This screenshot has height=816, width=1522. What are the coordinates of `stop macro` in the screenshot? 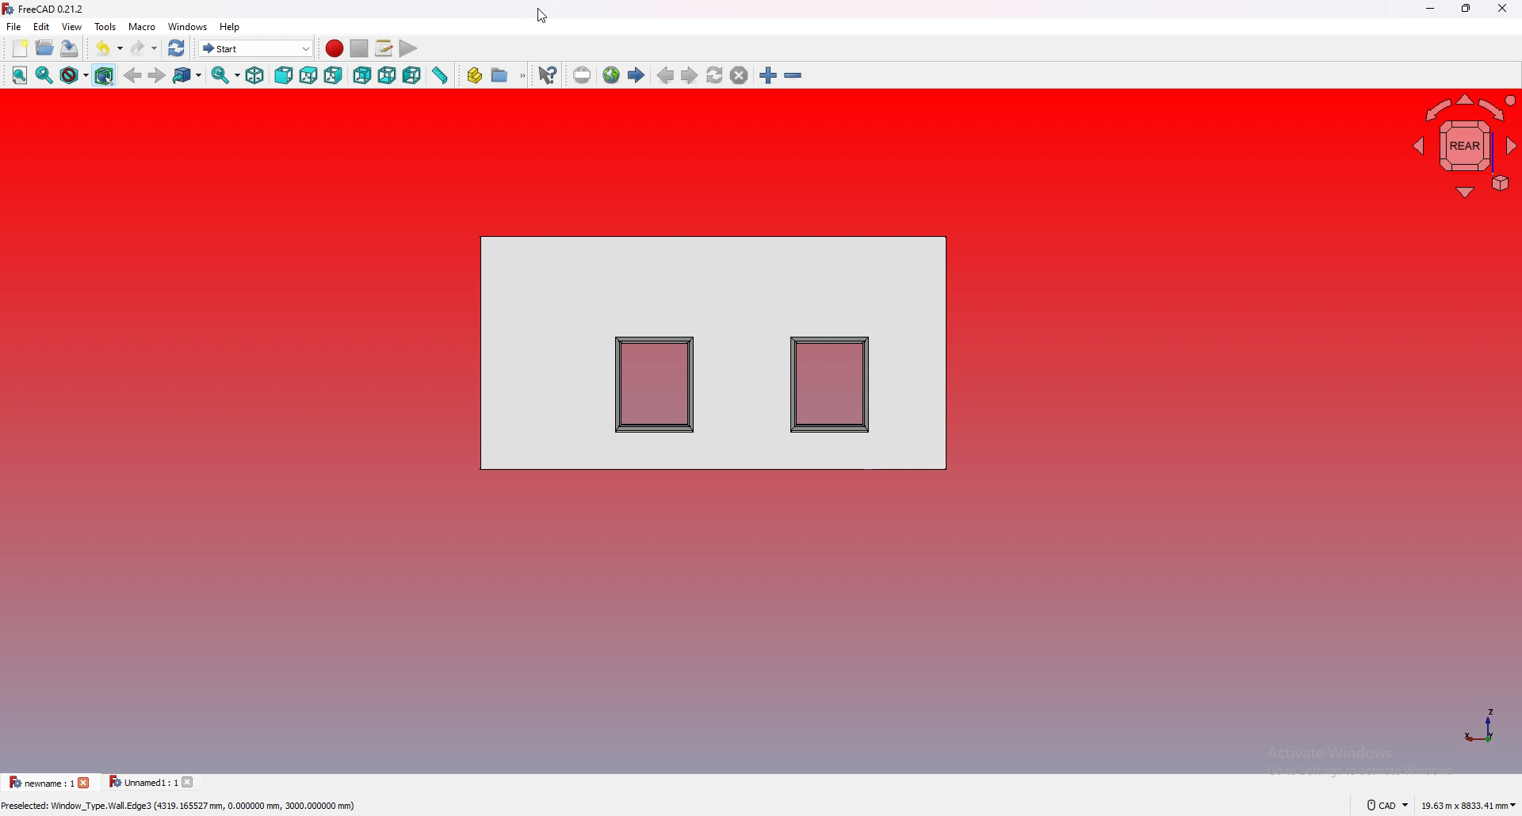 It's located at (360, 49).